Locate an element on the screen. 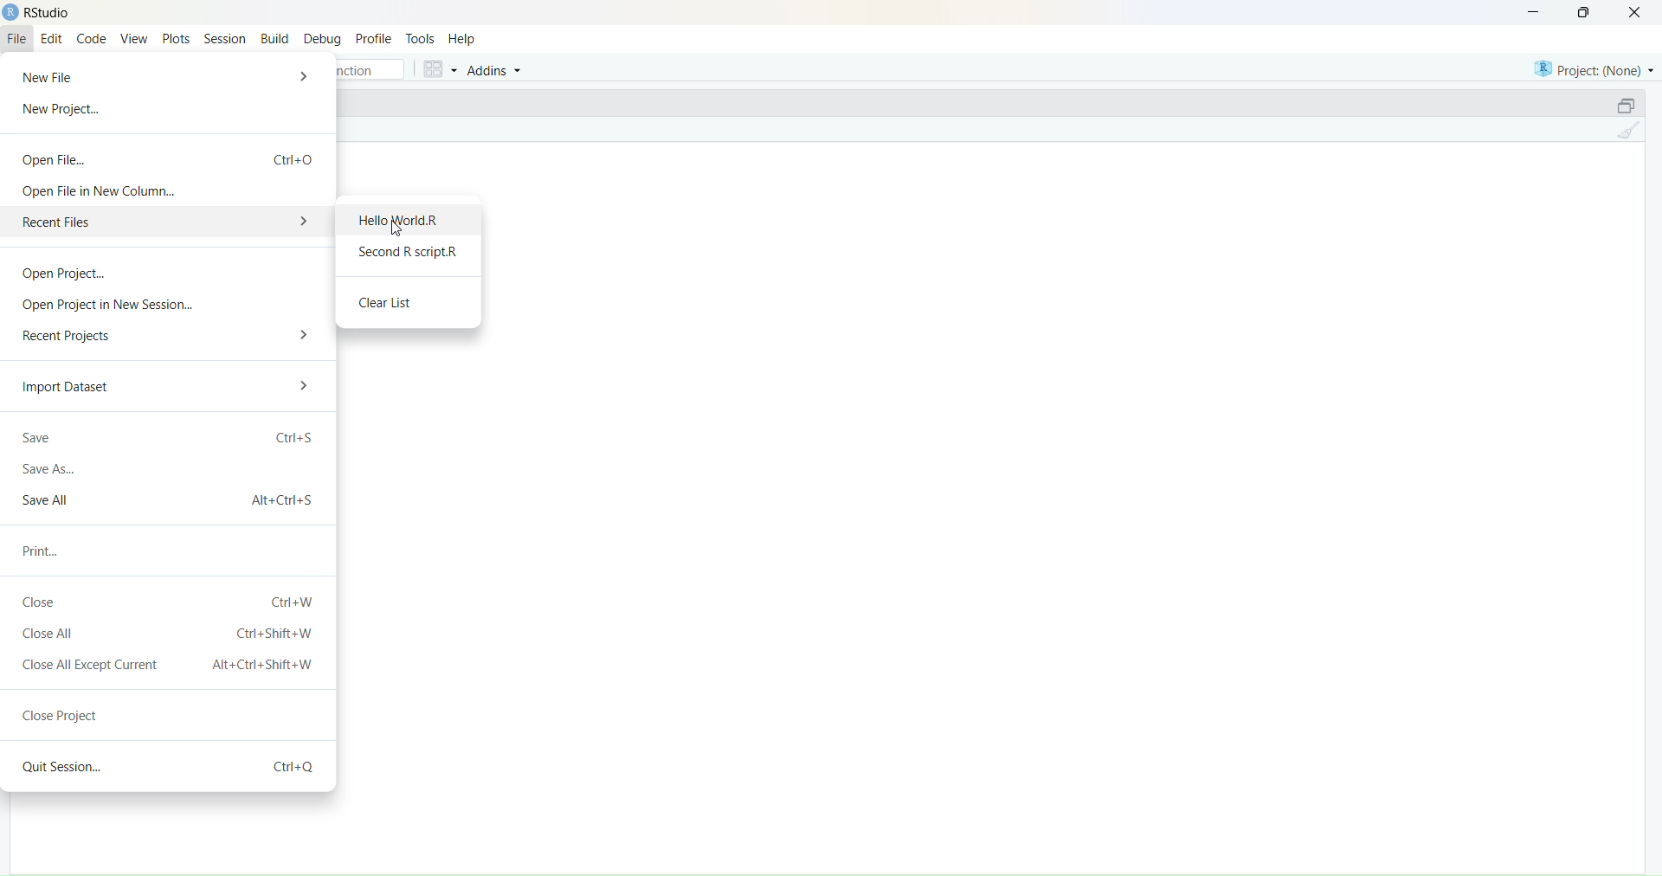 Image resolution: width=1662 pixels, height=876 pixels. Hello World.R is located at coordinates (409, 219).